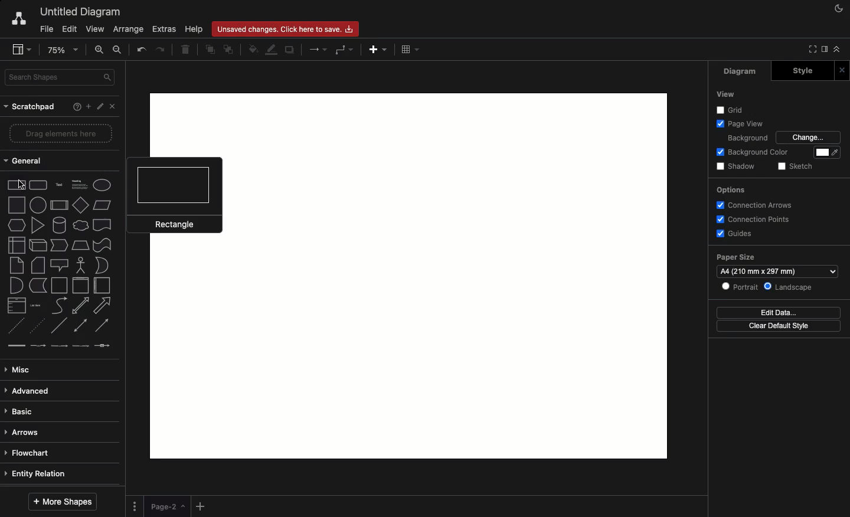  Describe the element at coordinates (37, 305) in the screenshot. I see `list item` at that location.